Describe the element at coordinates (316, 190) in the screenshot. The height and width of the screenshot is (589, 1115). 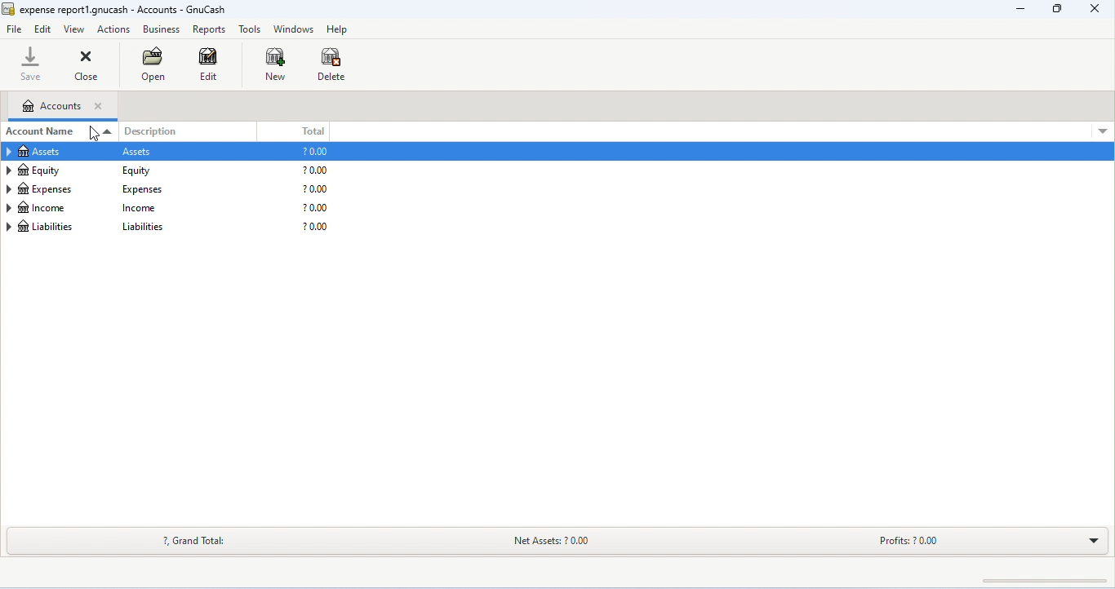
I see `expenses total` at that location.